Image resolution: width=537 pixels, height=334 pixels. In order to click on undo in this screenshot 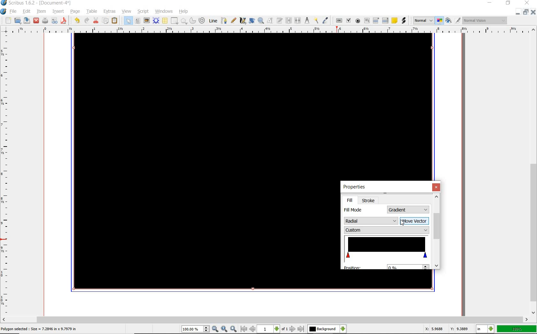, I will do `click(76, 20)`.